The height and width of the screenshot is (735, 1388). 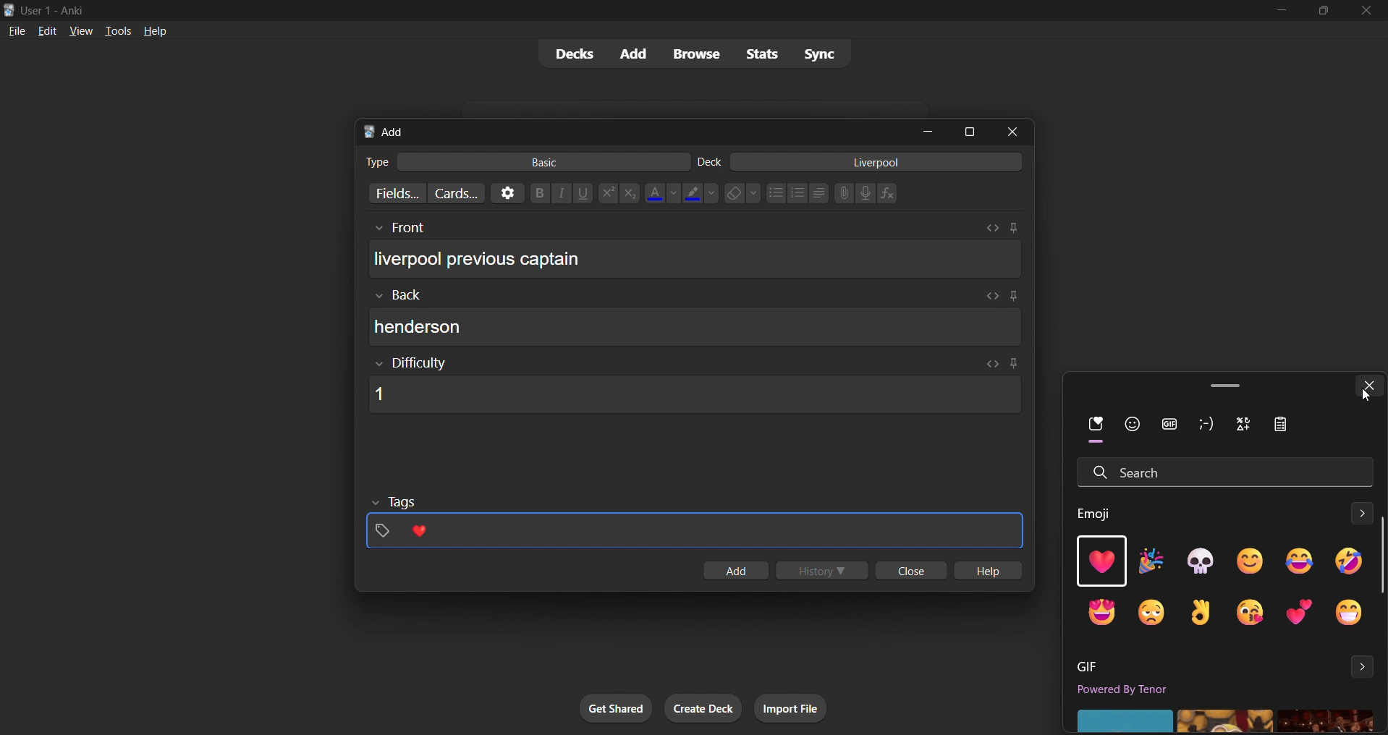 I want to click on microphone, so click(x=866, y=194).